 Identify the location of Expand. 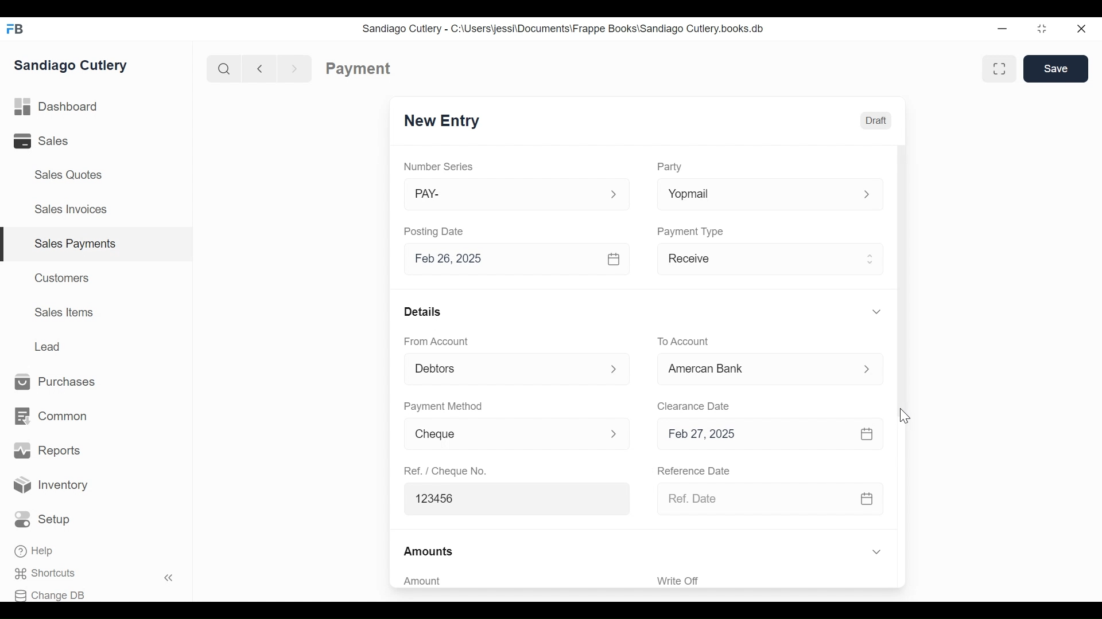
(871, 257).